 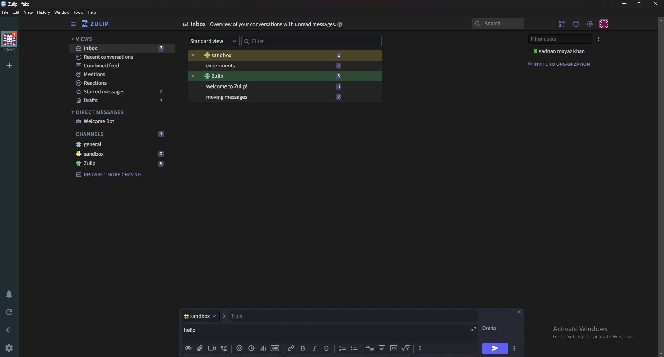 I want to click on Filter users, so click(x=557, y=39).